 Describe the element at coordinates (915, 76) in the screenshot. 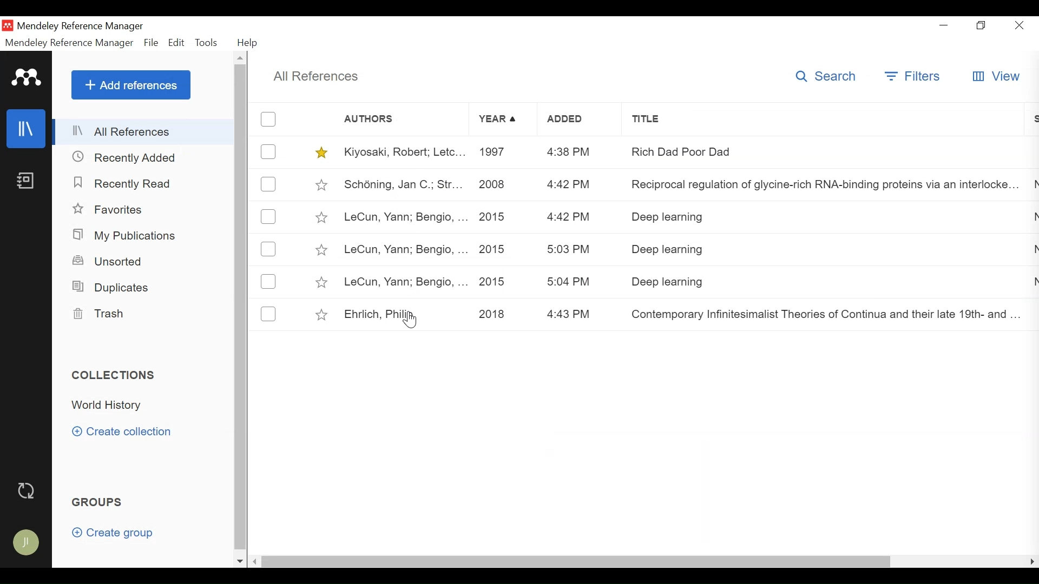

I see `Filter` at that location.